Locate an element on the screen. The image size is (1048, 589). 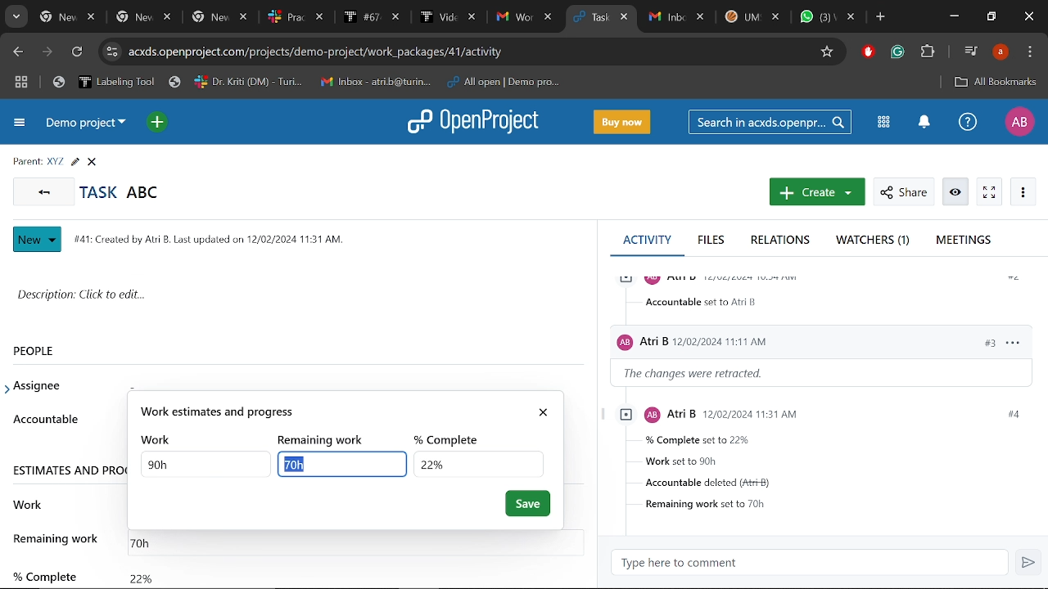
Expand project menu is located at coordinates (18, 124).